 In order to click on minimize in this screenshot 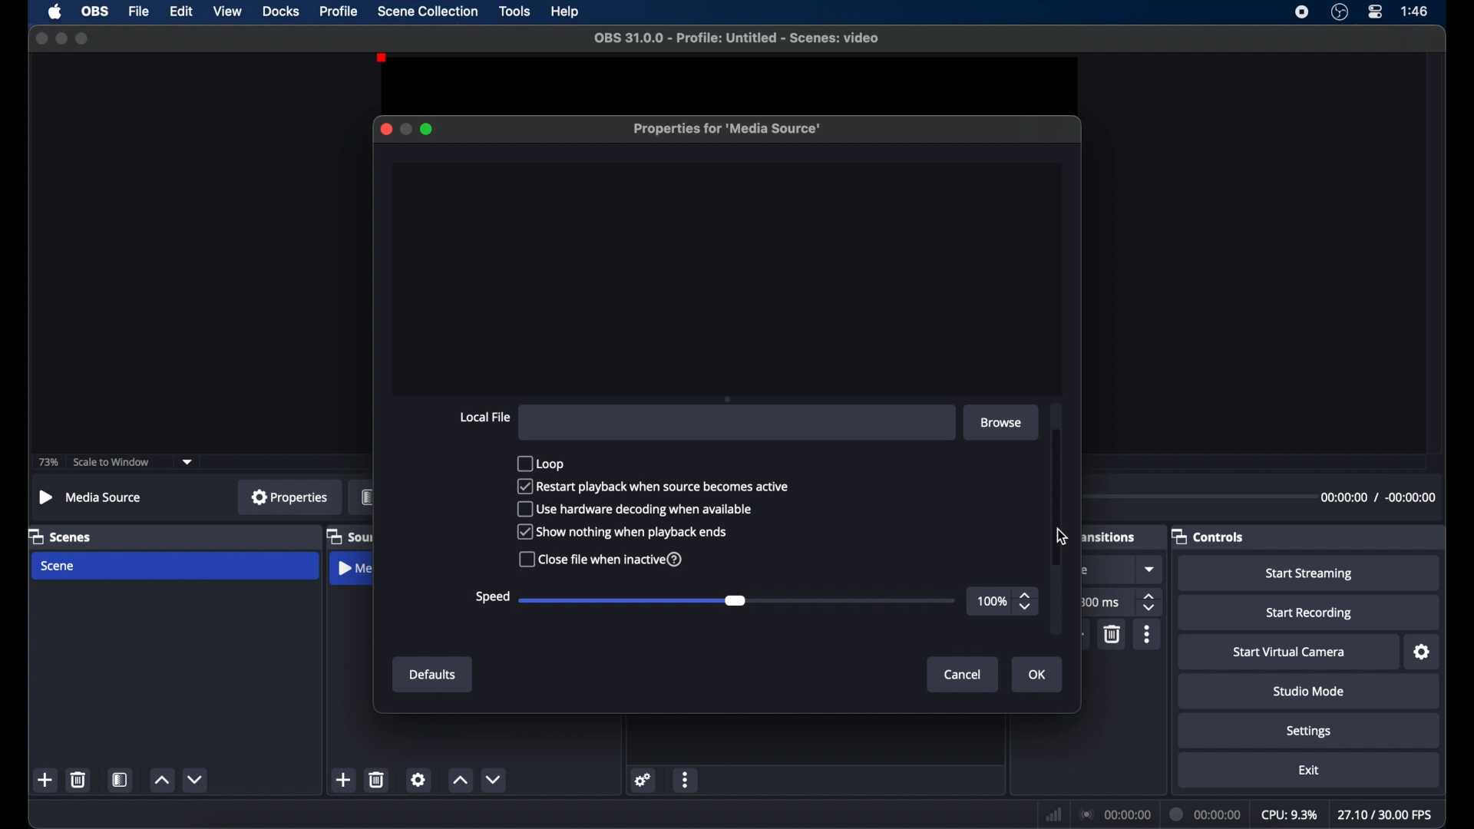, I will do `click(405, 129)`.